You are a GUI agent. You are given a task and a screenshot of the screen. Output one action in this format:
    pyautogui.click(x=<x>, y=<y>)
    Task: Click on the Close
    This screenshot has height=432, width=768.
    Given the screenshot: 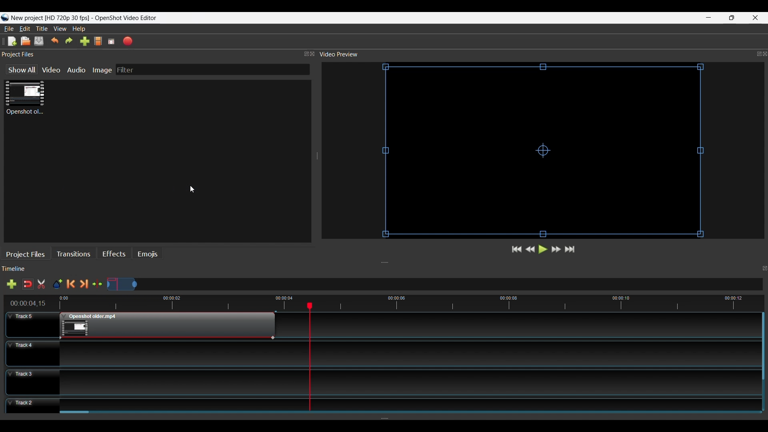 What is the action you would take?
    pyautogui.click(x=754, y=17)
    